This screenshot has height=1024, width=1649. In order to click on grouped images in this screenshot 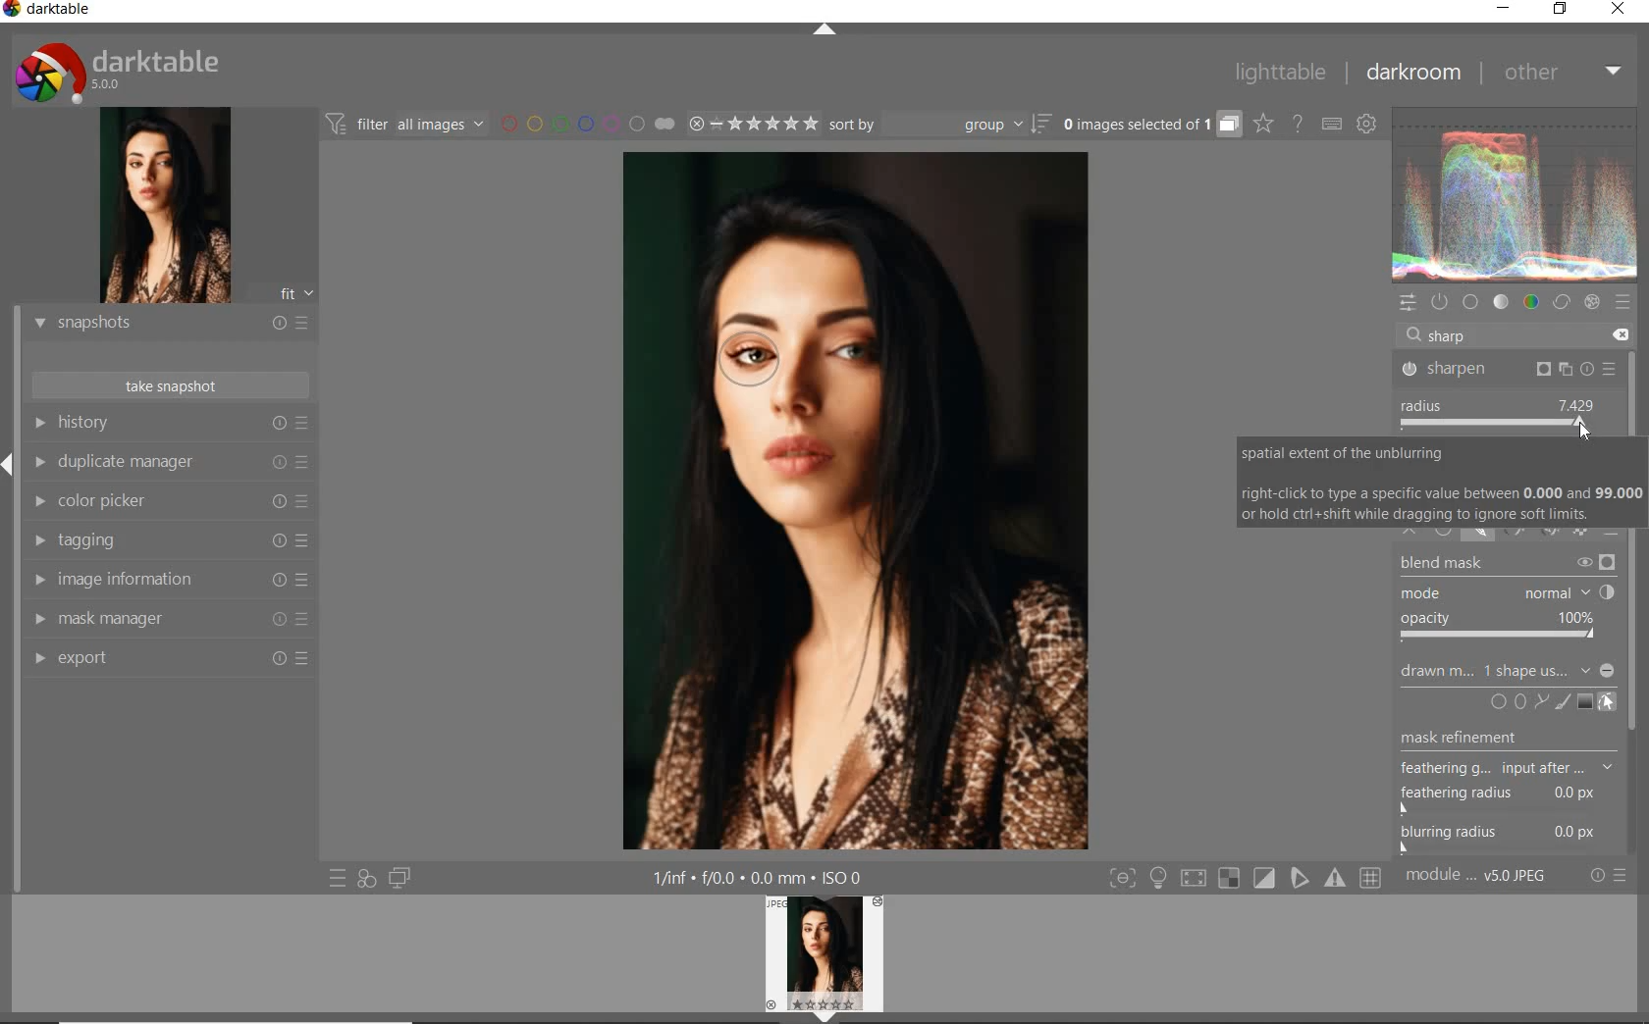, I will do `click(1152, 126)`.